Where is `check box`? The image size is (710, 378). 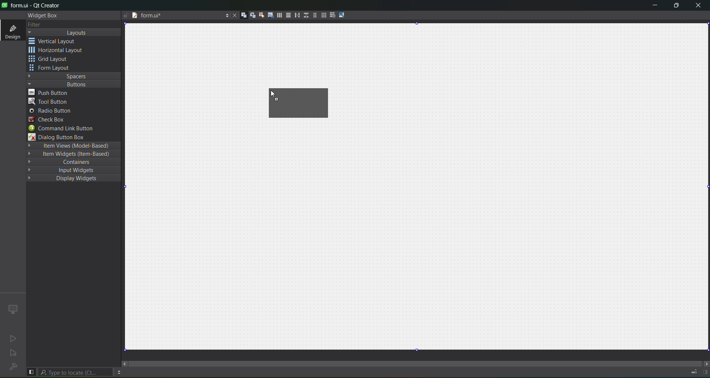
check box is located at coordinates (47, 119).